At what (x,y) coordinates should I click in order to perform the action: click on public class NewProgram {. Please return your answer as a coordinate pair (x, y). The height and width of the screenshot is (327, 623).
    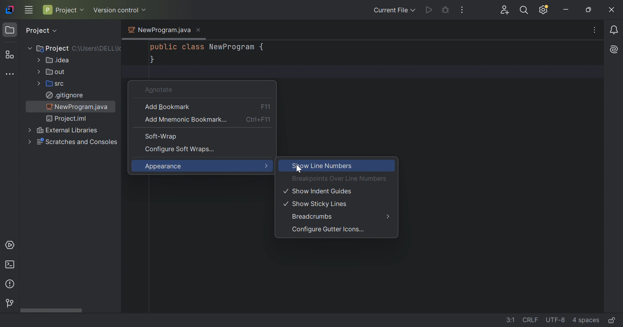
    Looking at the image, I should click on (209, 47).